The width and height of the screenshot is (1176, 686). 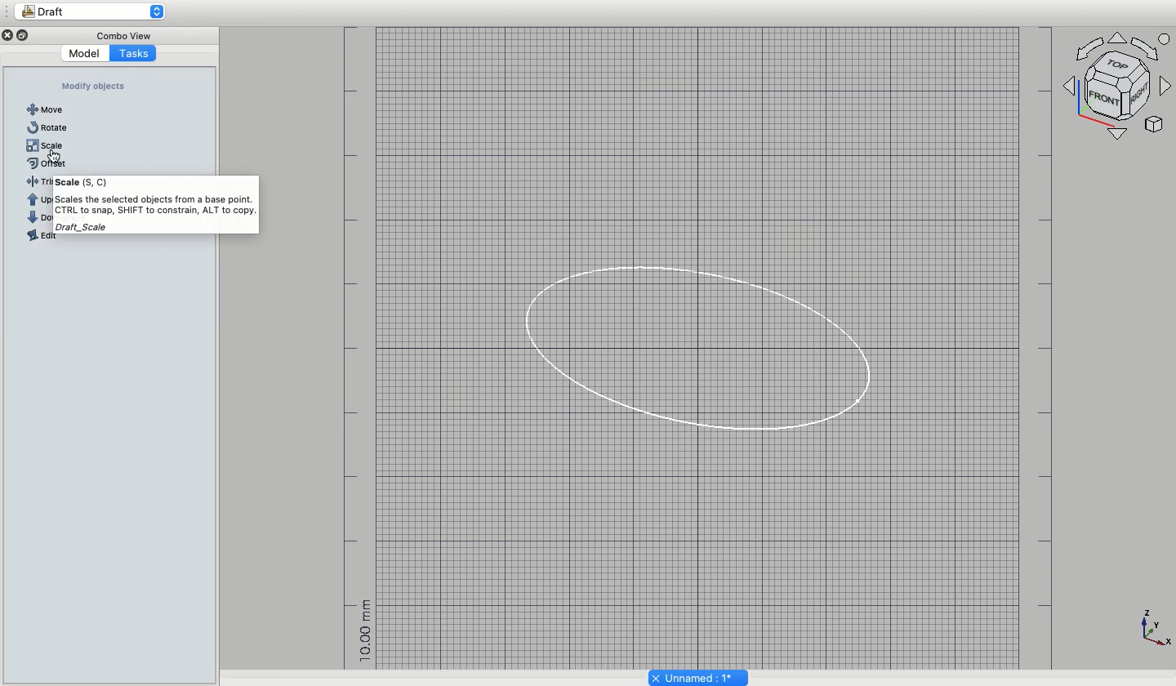 I want to click on Unnamed: 1, so click(x=699, y=676).